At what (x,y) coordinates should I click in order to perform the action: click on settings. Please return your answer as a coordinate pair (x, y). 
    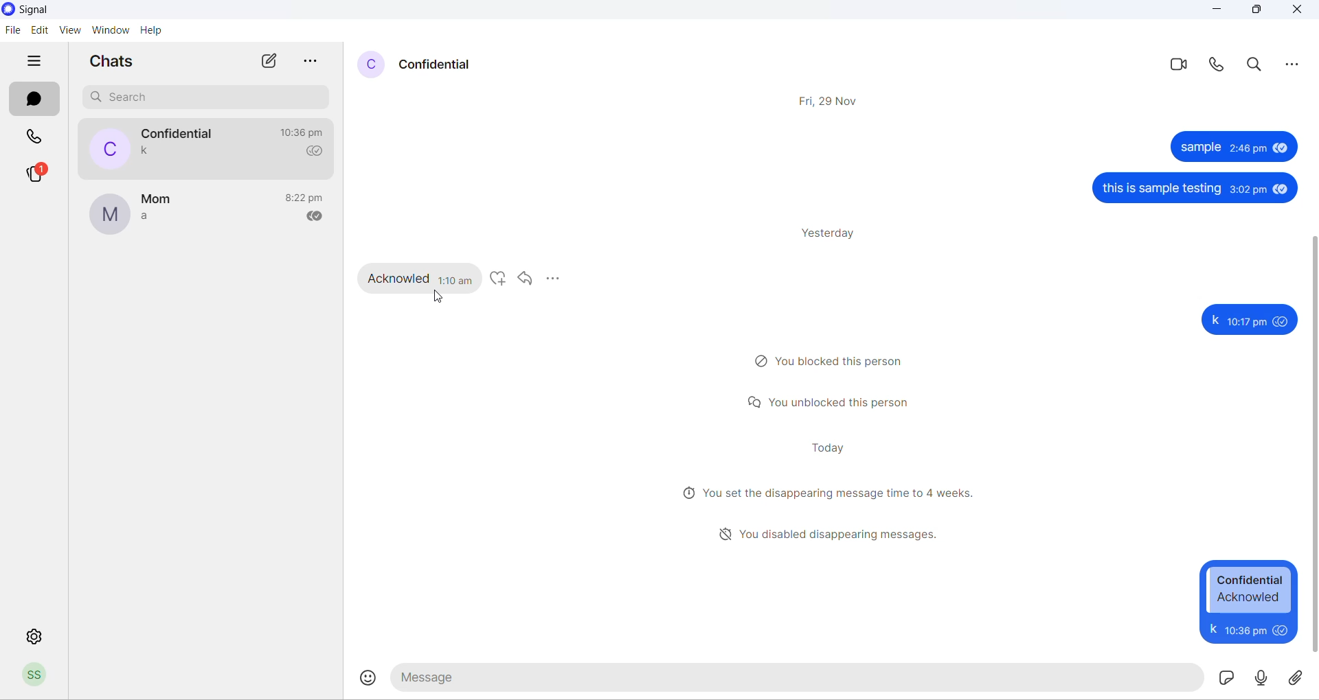
    Looking at the image, I should click on (36, 634).